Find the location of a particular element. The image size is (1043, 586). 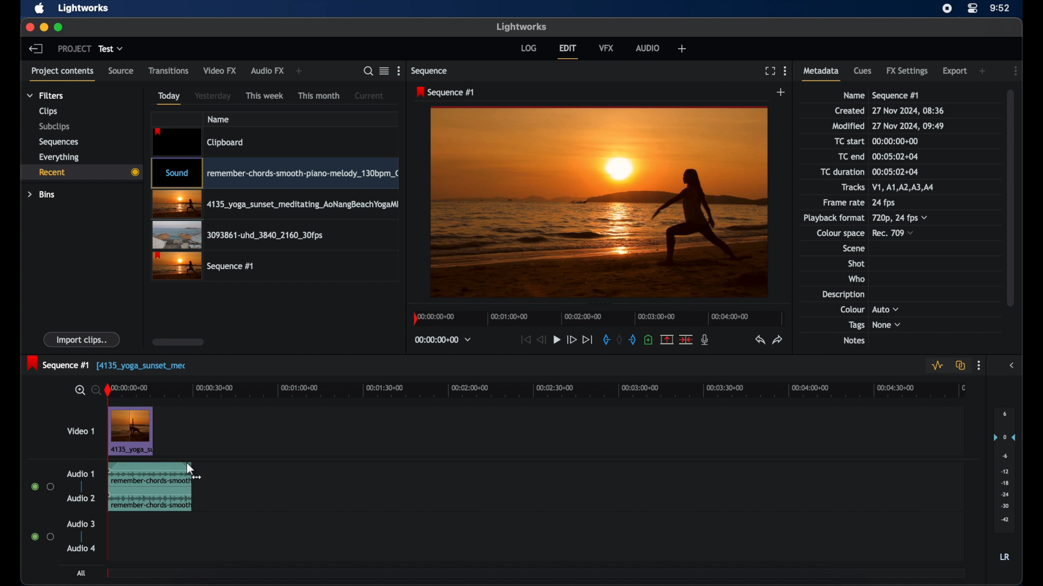

import clips is located at coordinates (82, 339).